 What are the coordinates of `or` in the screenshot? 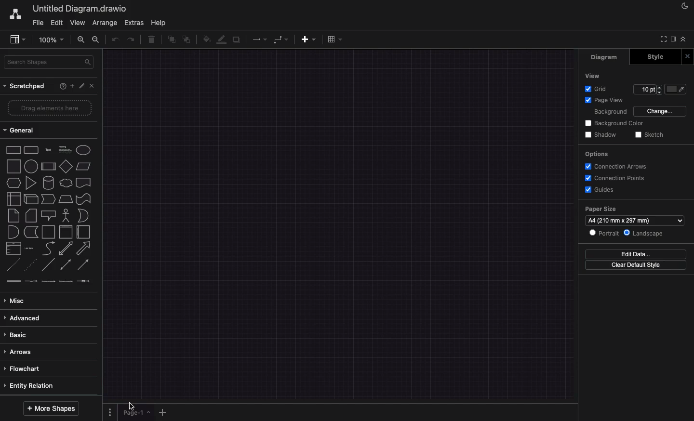 It's located at (85, 216).